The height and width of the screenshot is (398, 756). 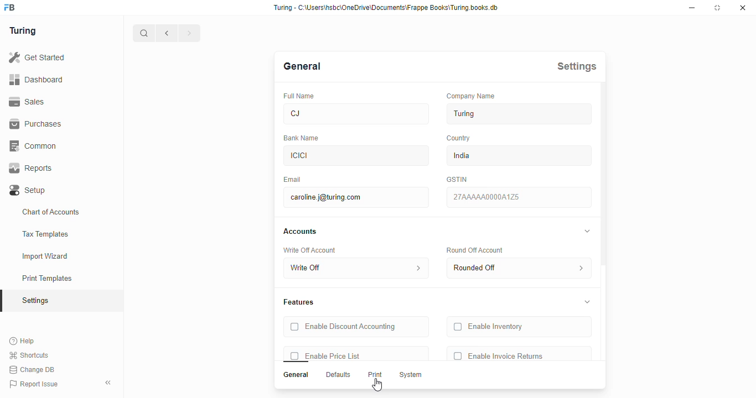 I want to click on Round Off Account, so click(x=475, y=250).